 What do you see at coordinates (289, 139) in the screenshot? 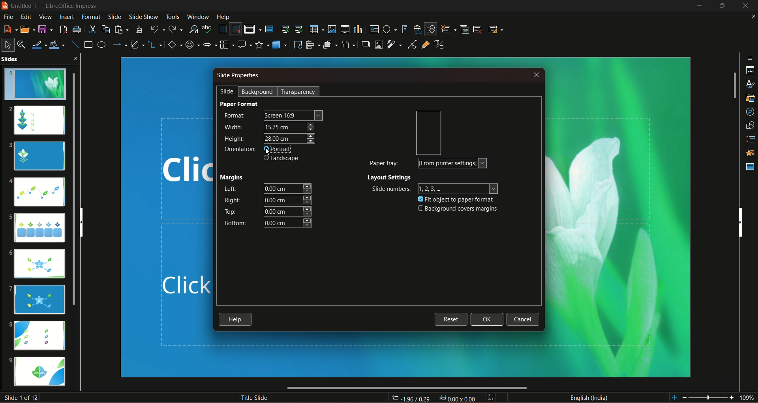
I see `height` at bounding box center [289, 139].